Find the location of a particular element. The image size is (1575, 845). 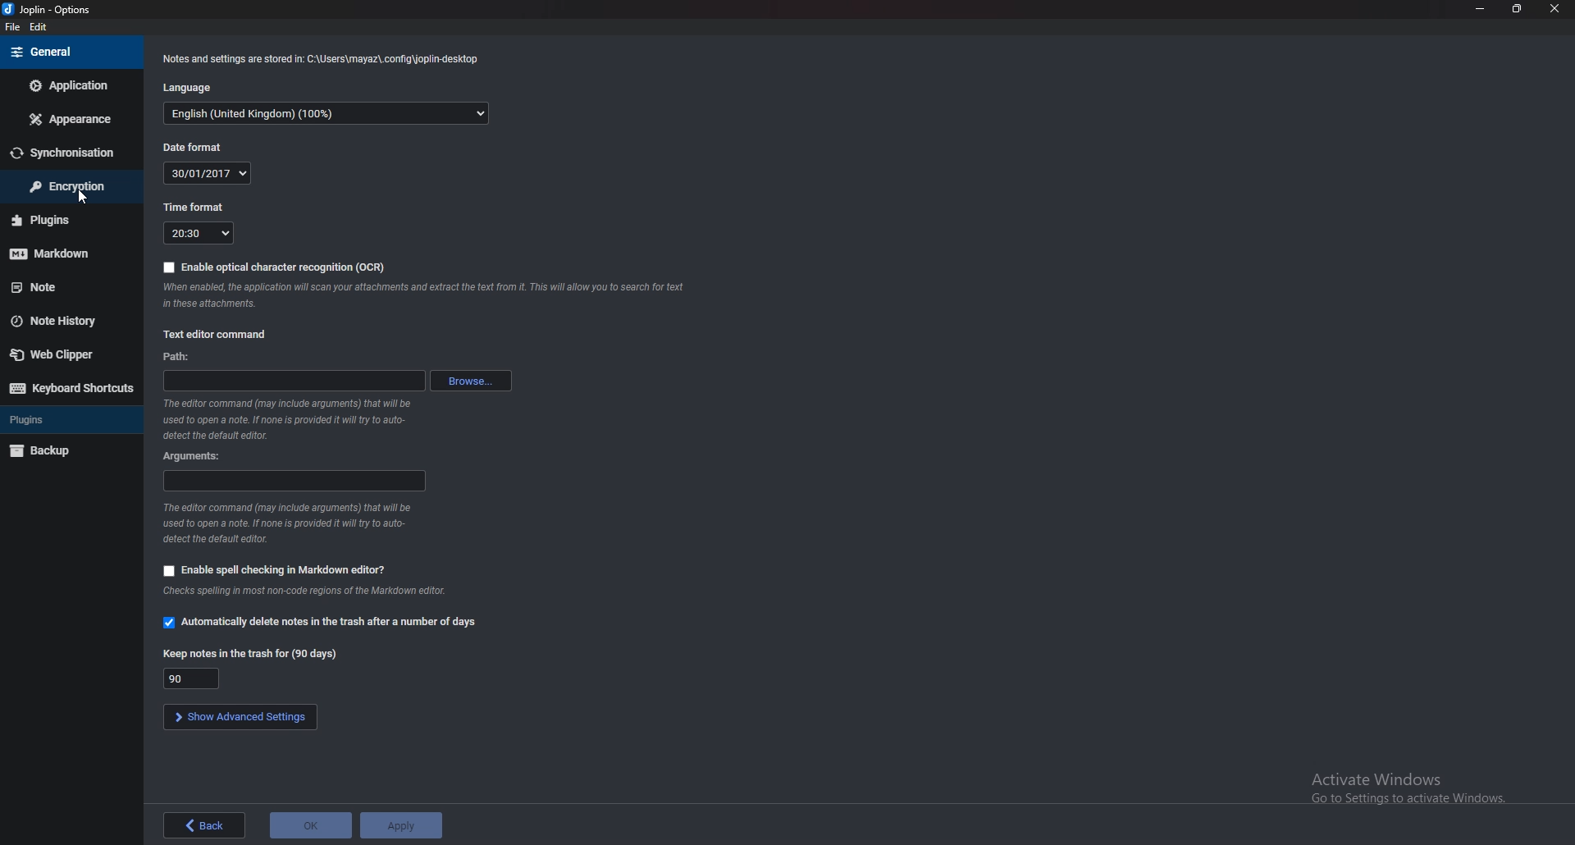

edit is located at coordinates (40, 25).